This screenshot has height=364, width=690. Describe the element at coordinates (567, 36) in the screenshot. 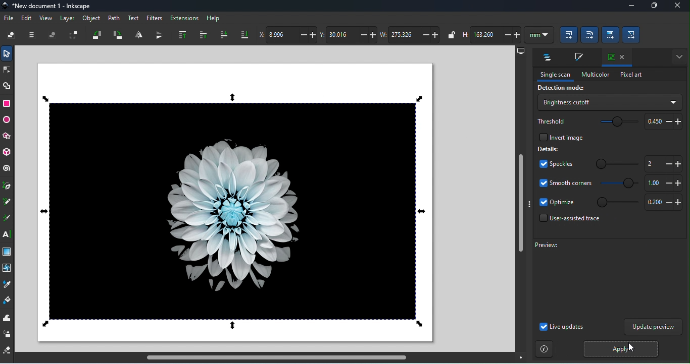

I see `When scaling objects, scale the stroke width by same proportion` at that location.